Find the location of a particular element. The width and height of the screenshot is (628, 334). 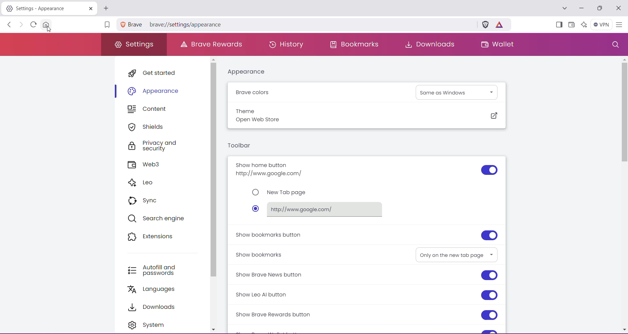

Brave Shields is located at coordinates (485, 24).